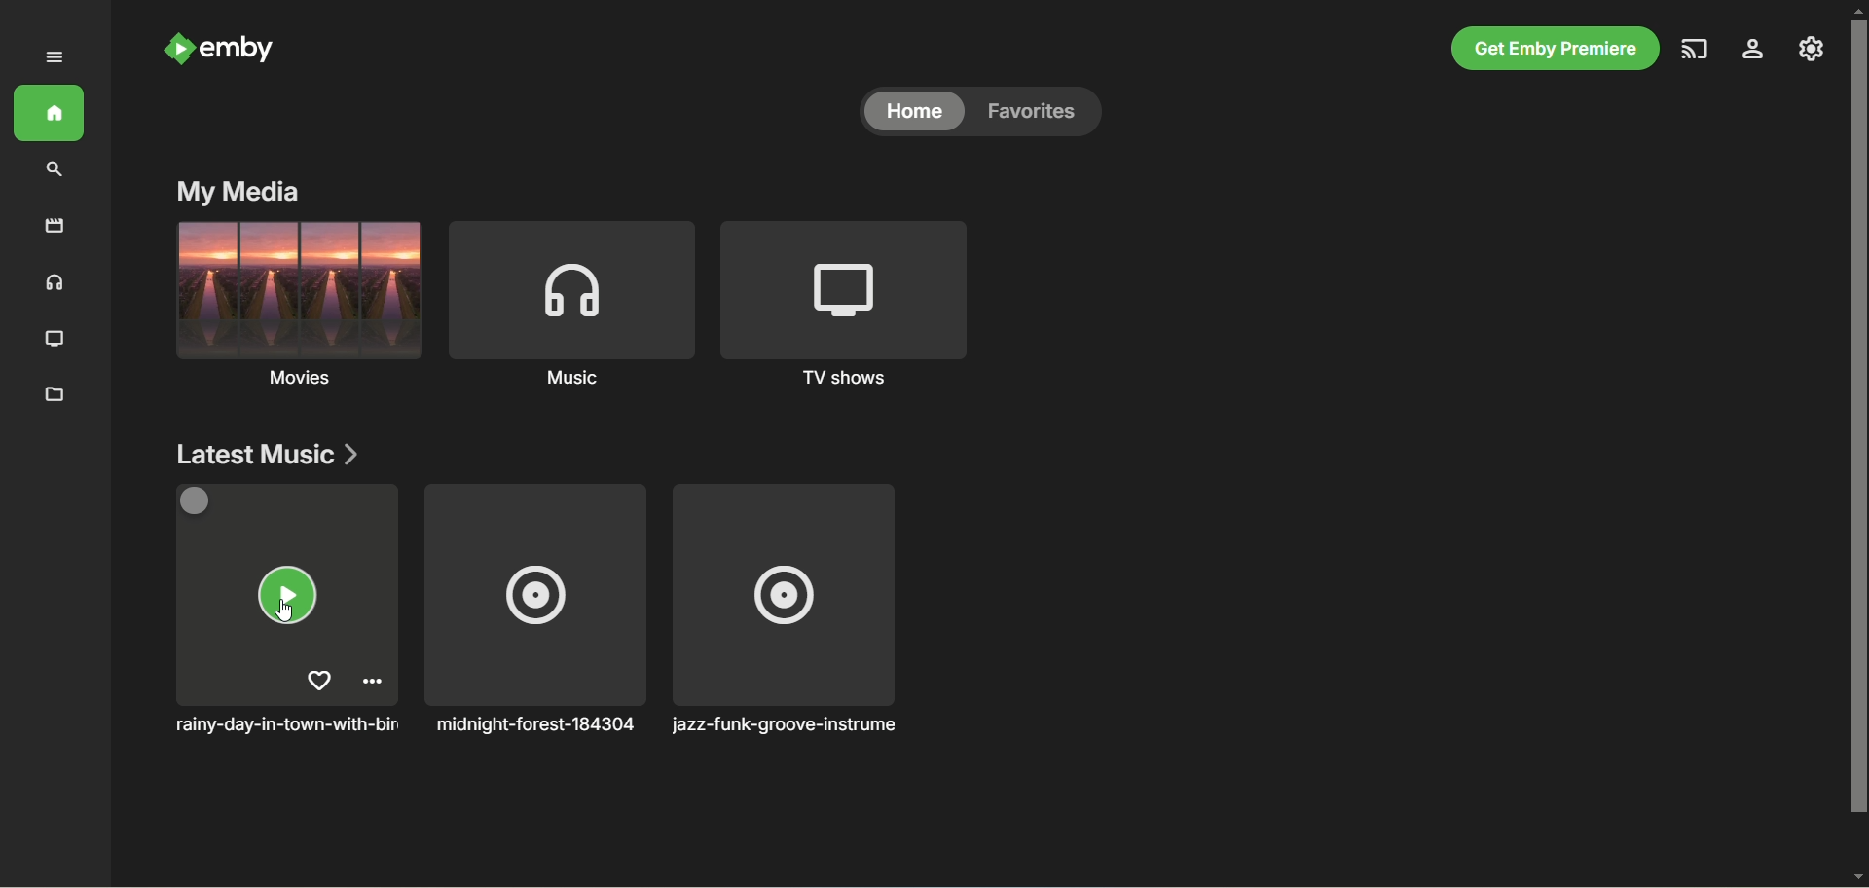  I want to click on music, so click(56, 283).